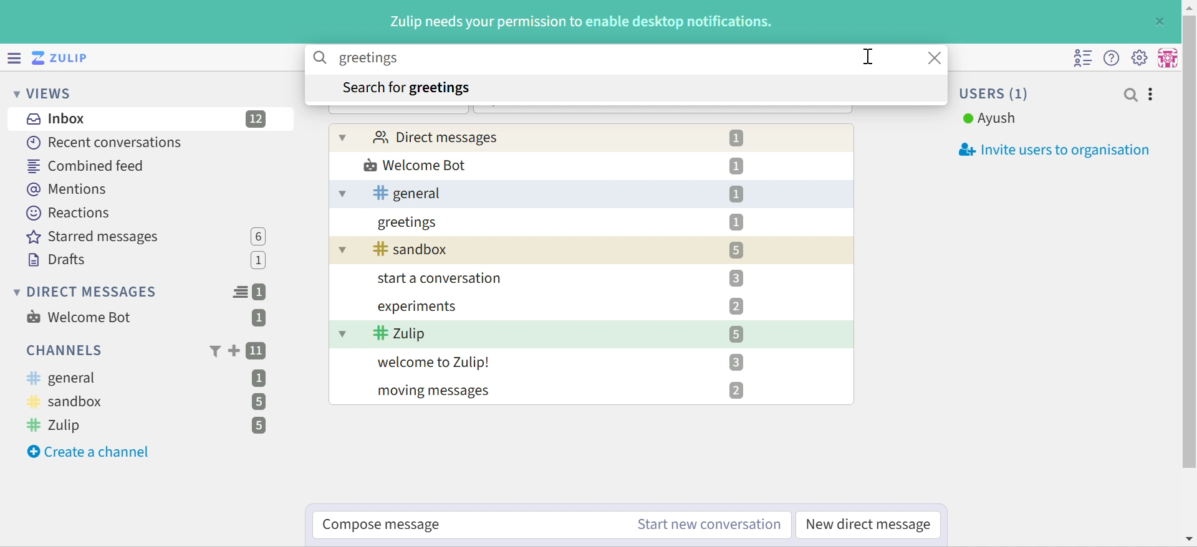 The height and width of the screenshot is (547, 1197). What do you see at coordinates (68, 190) in the screenshot?
I see `@Mentions` at bounding box center [68, 190].